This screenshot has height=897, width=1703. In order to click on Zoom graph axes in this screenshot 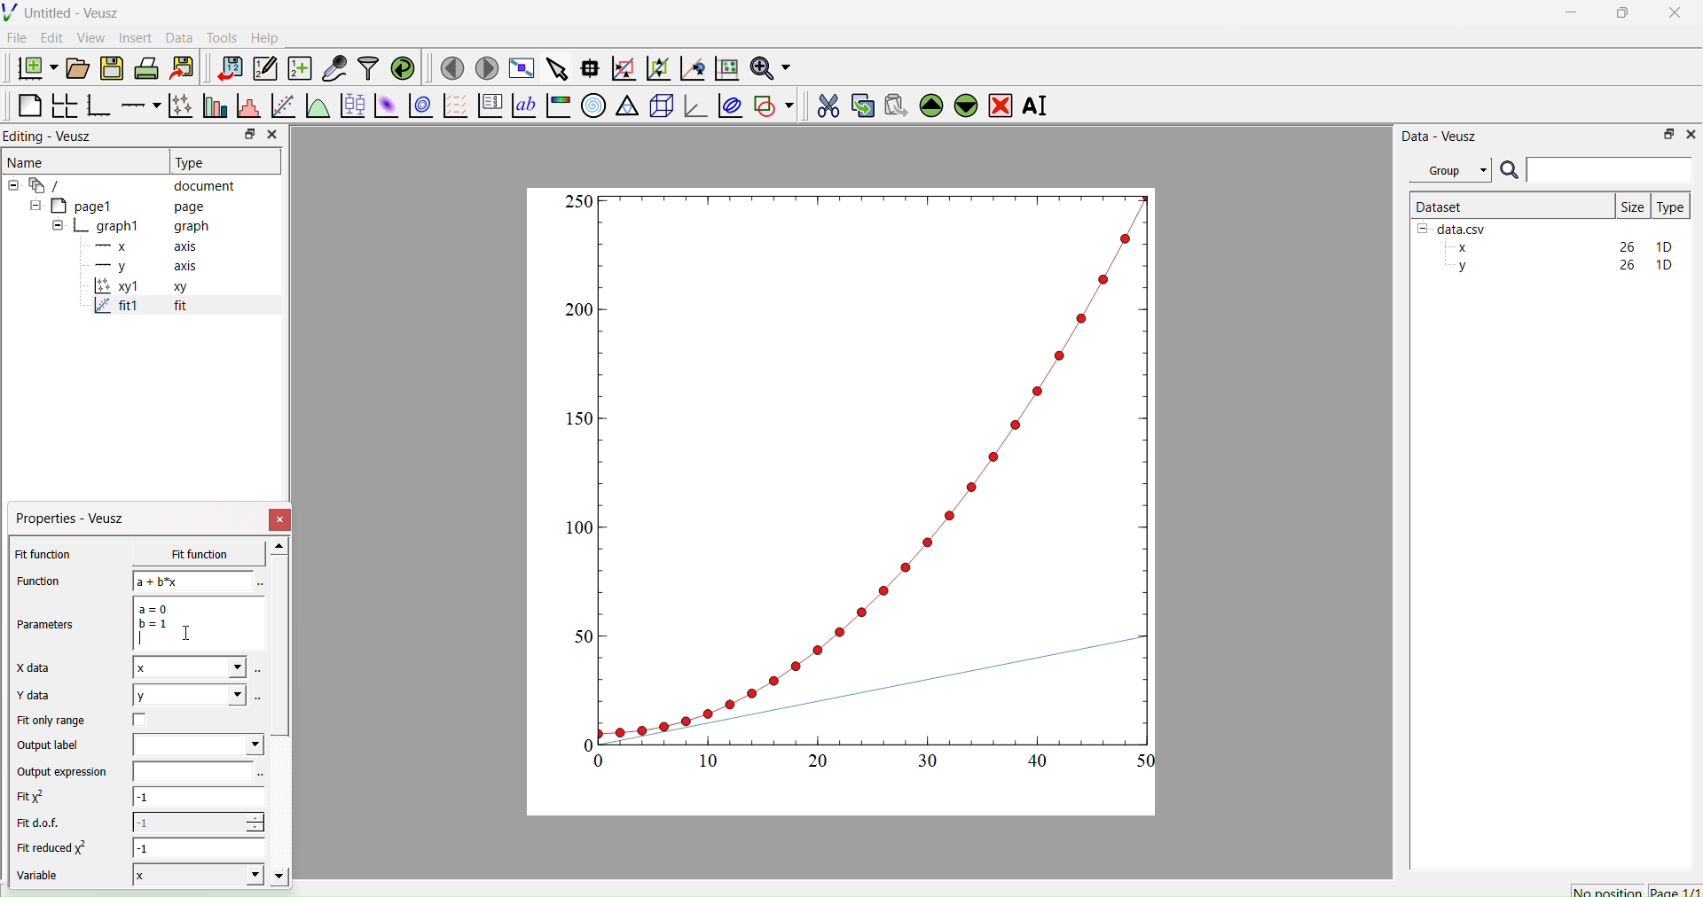, I will do `click(623, 68)`.